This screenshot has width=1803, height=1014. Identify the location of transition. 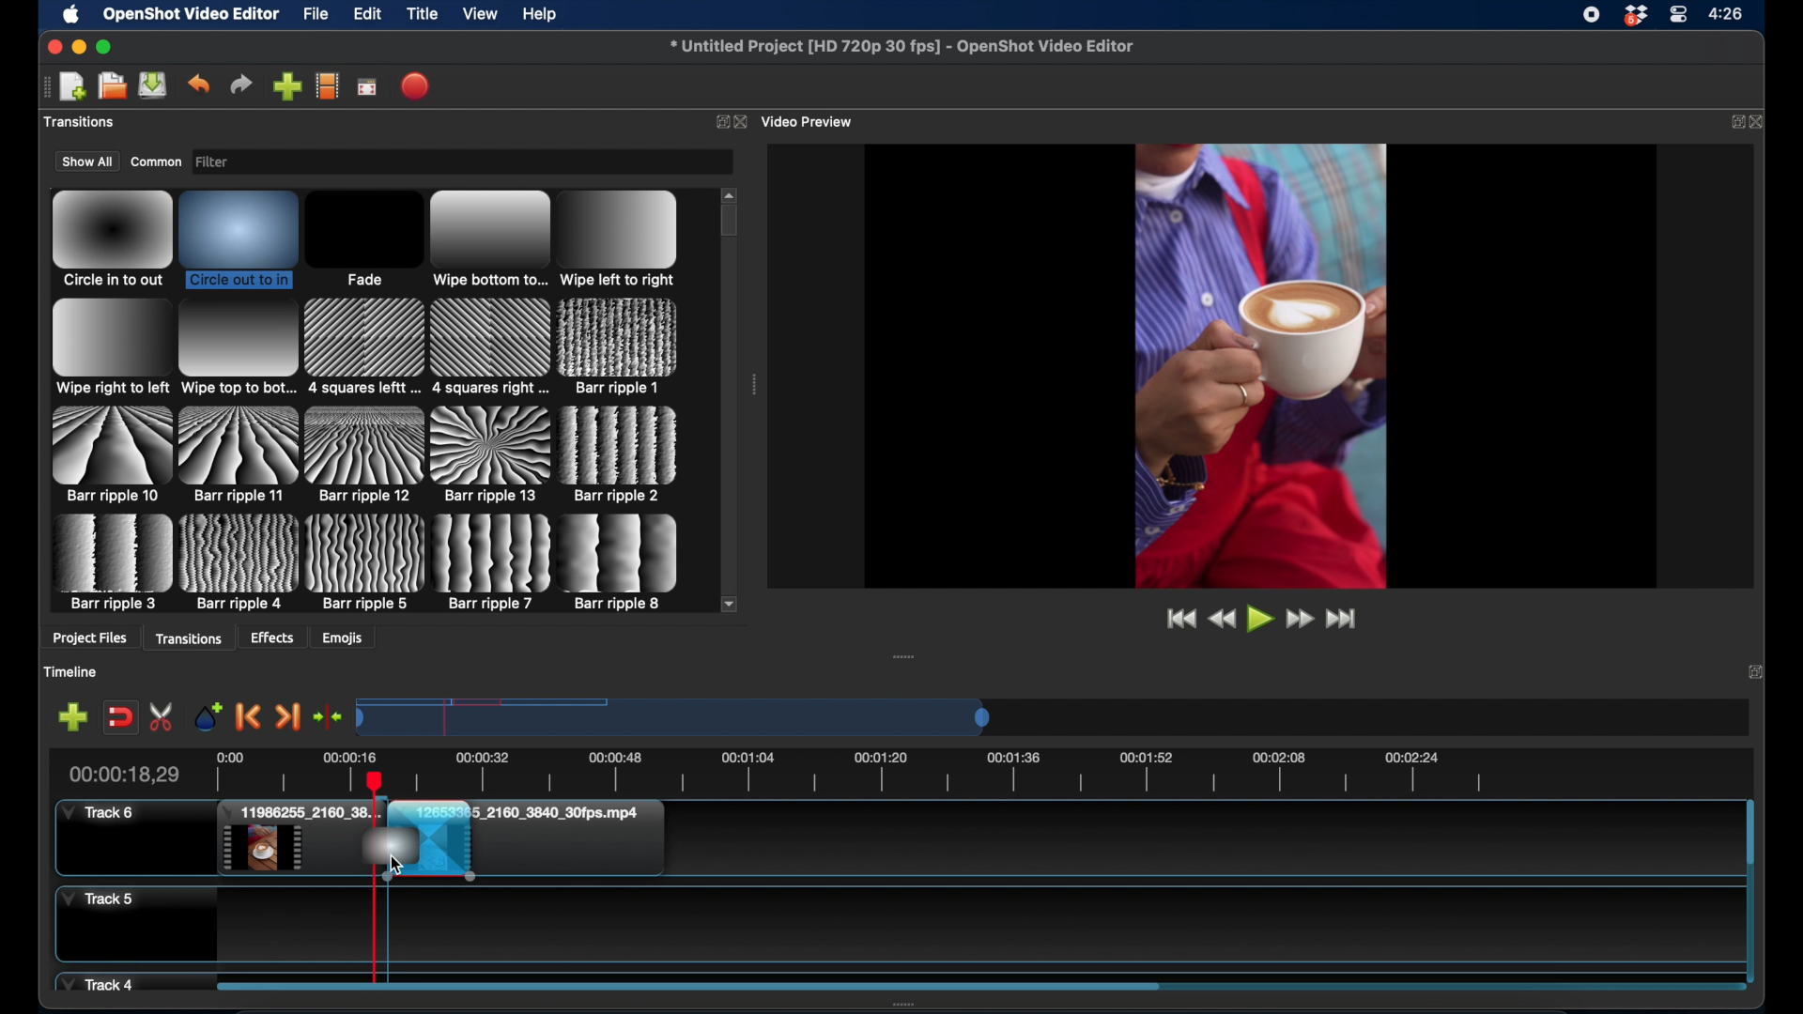
(363, 239).